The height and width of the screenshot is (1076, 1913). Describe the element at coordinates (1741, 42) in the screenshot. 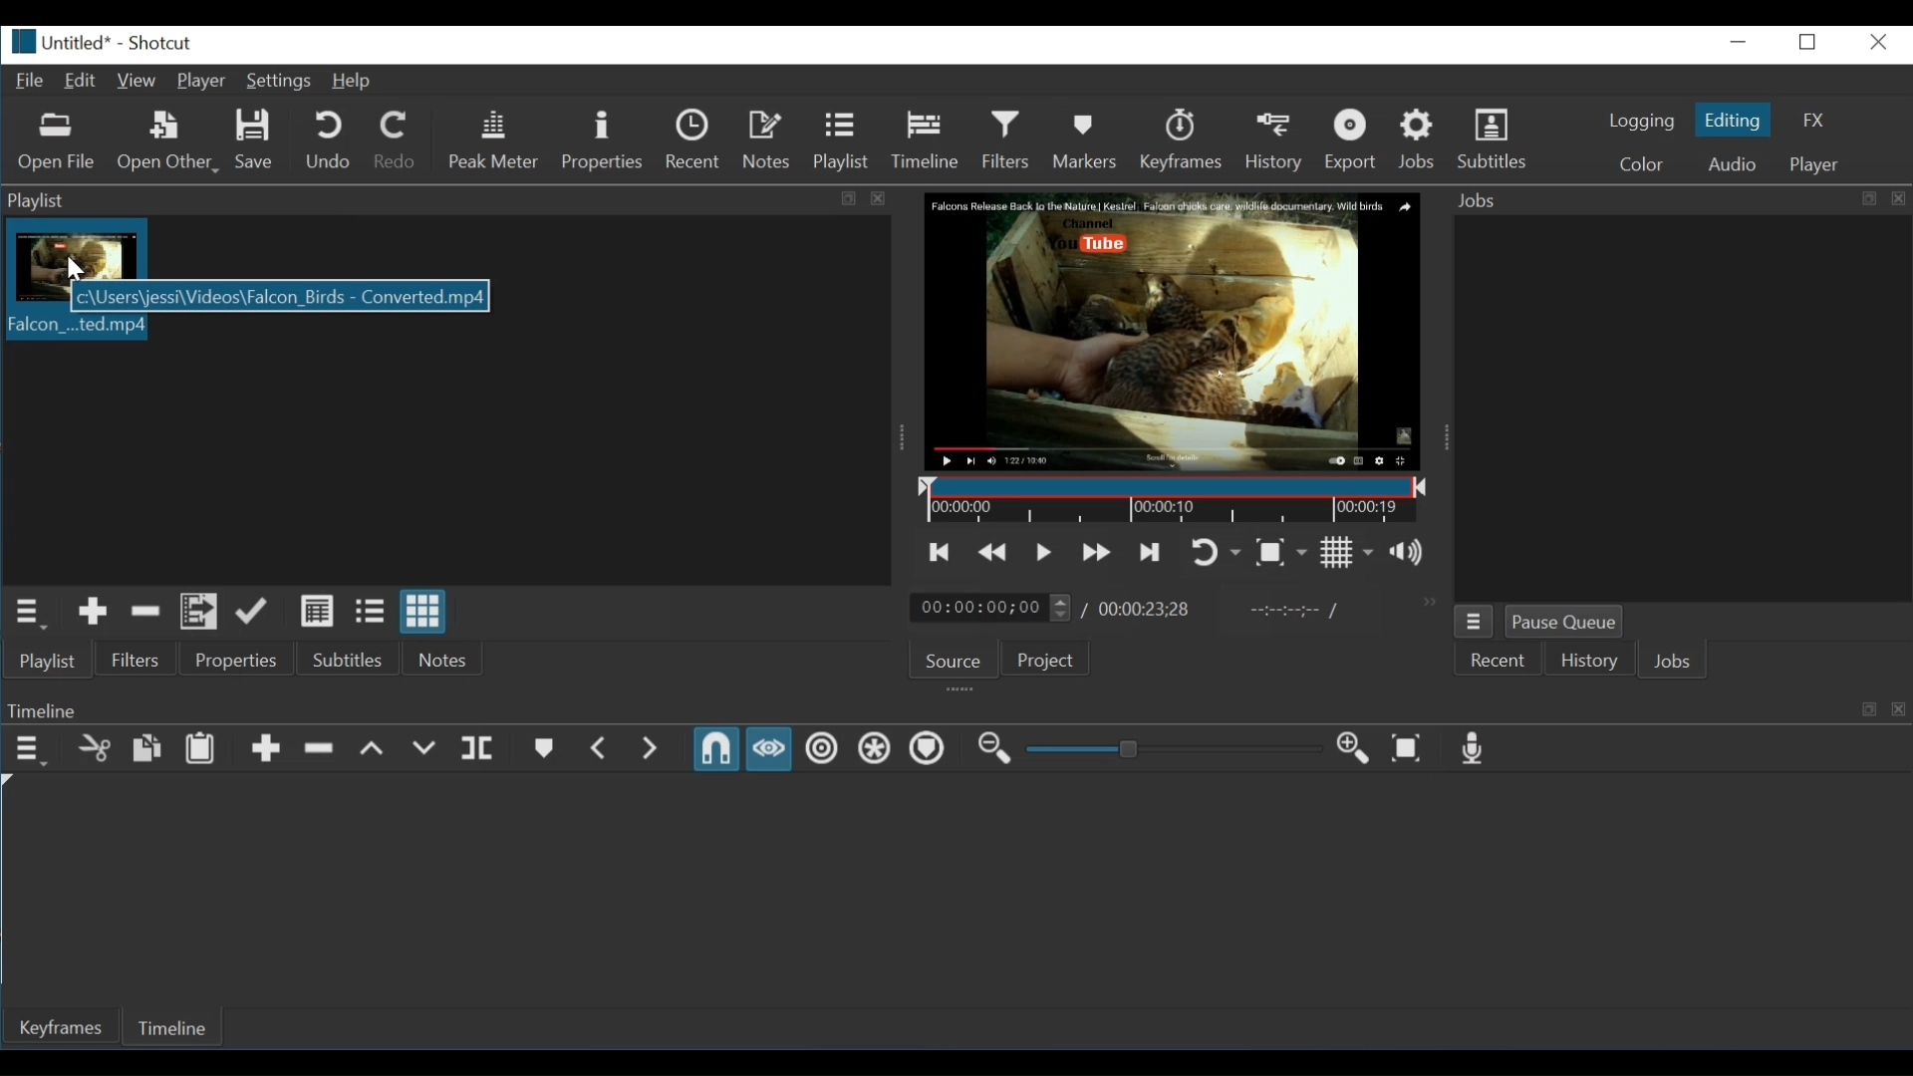

I see `Minimize` at that location.